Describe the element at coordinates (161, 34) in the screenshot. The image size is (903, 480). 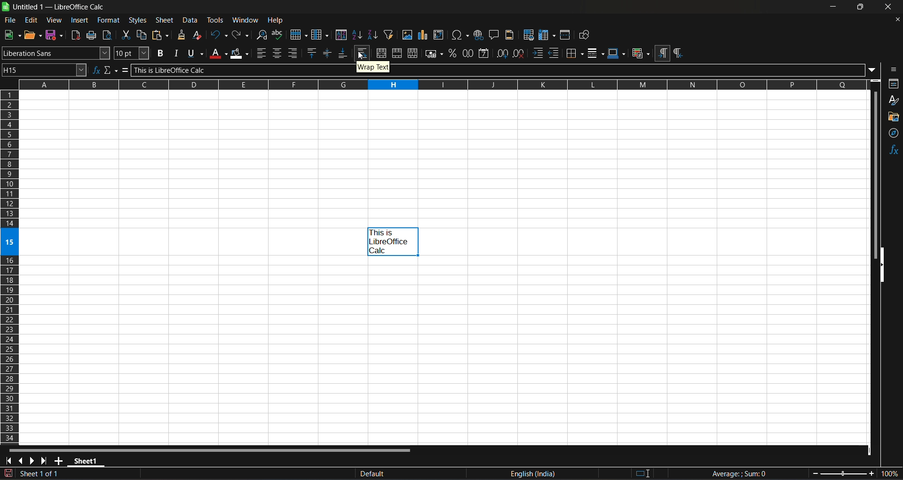
I see `paste` at that location.